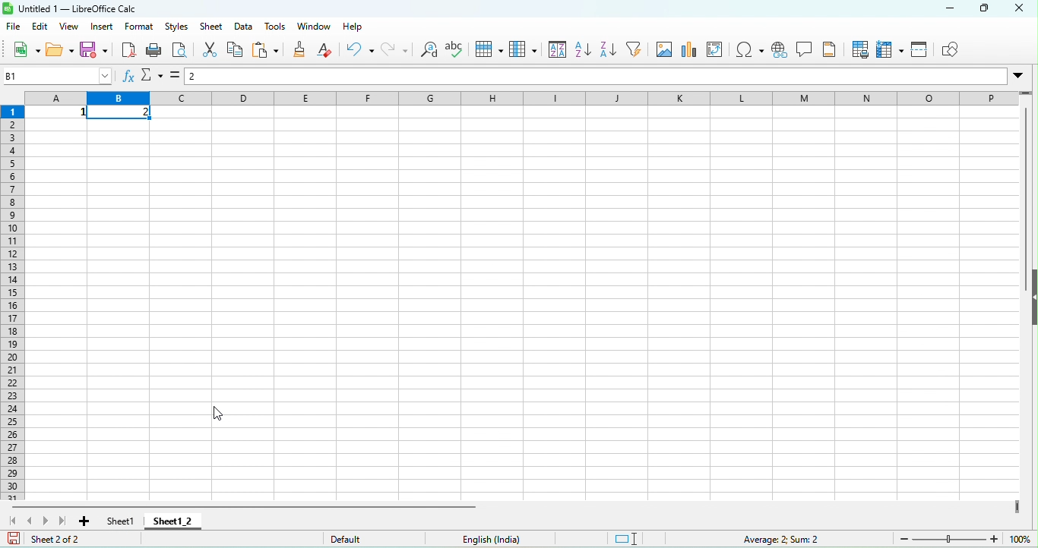  I want to click on show draw function, so click(956, 49).